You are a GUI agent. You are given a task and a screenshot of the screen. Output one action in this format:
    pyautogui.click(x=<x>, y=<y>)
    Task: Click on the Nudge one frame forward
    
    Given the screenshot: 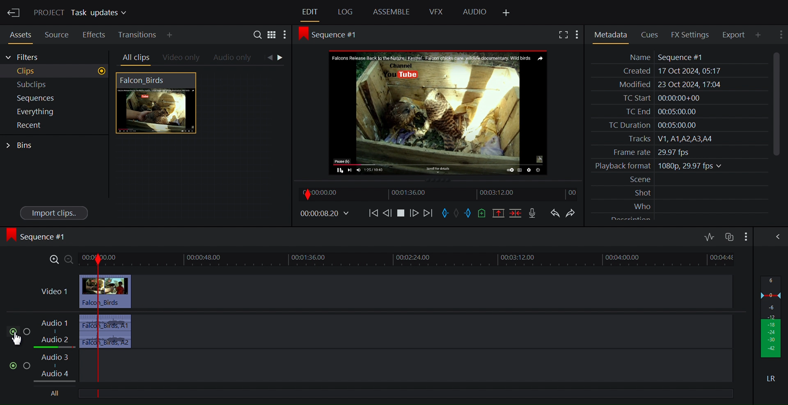 What is the action you would take?
    pyautogui.click(x=388, y=215)
    